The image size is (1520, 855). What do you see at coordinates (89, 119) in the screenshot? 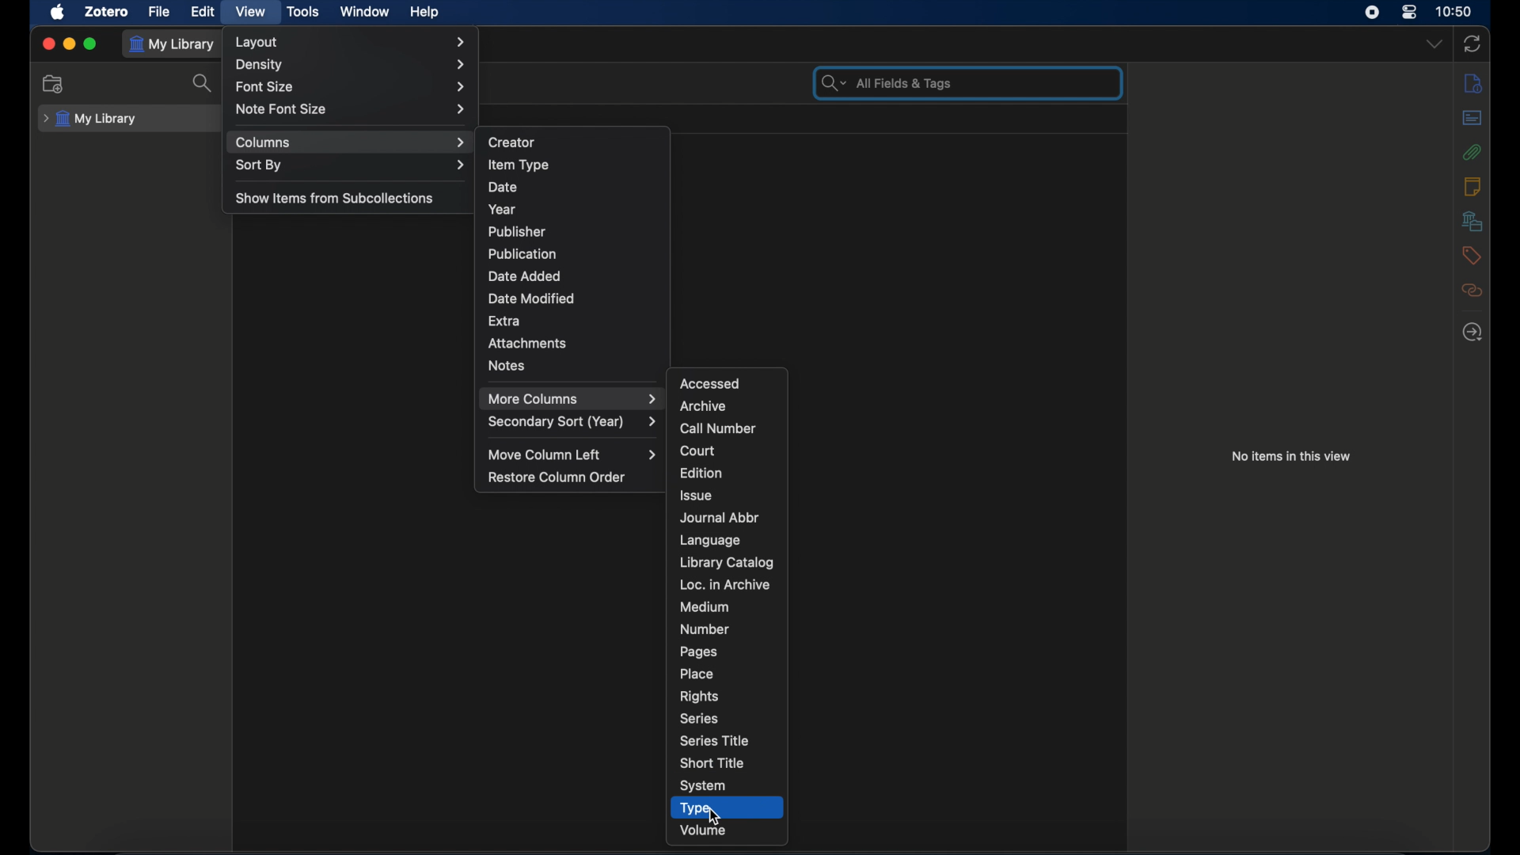
I see `my library` at bounding box center [89, 119].